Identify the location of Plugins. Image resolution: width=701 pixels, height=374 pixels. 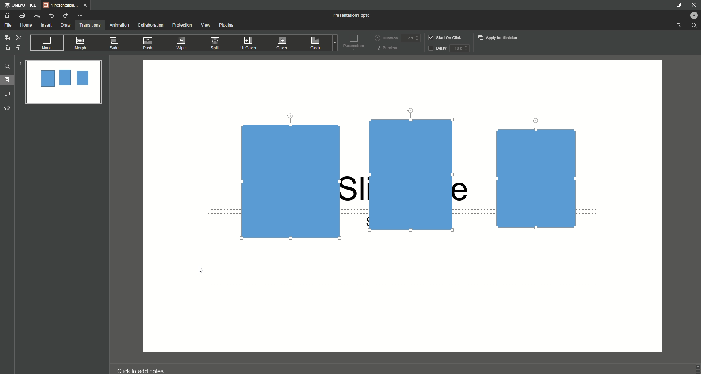
(228, 26).